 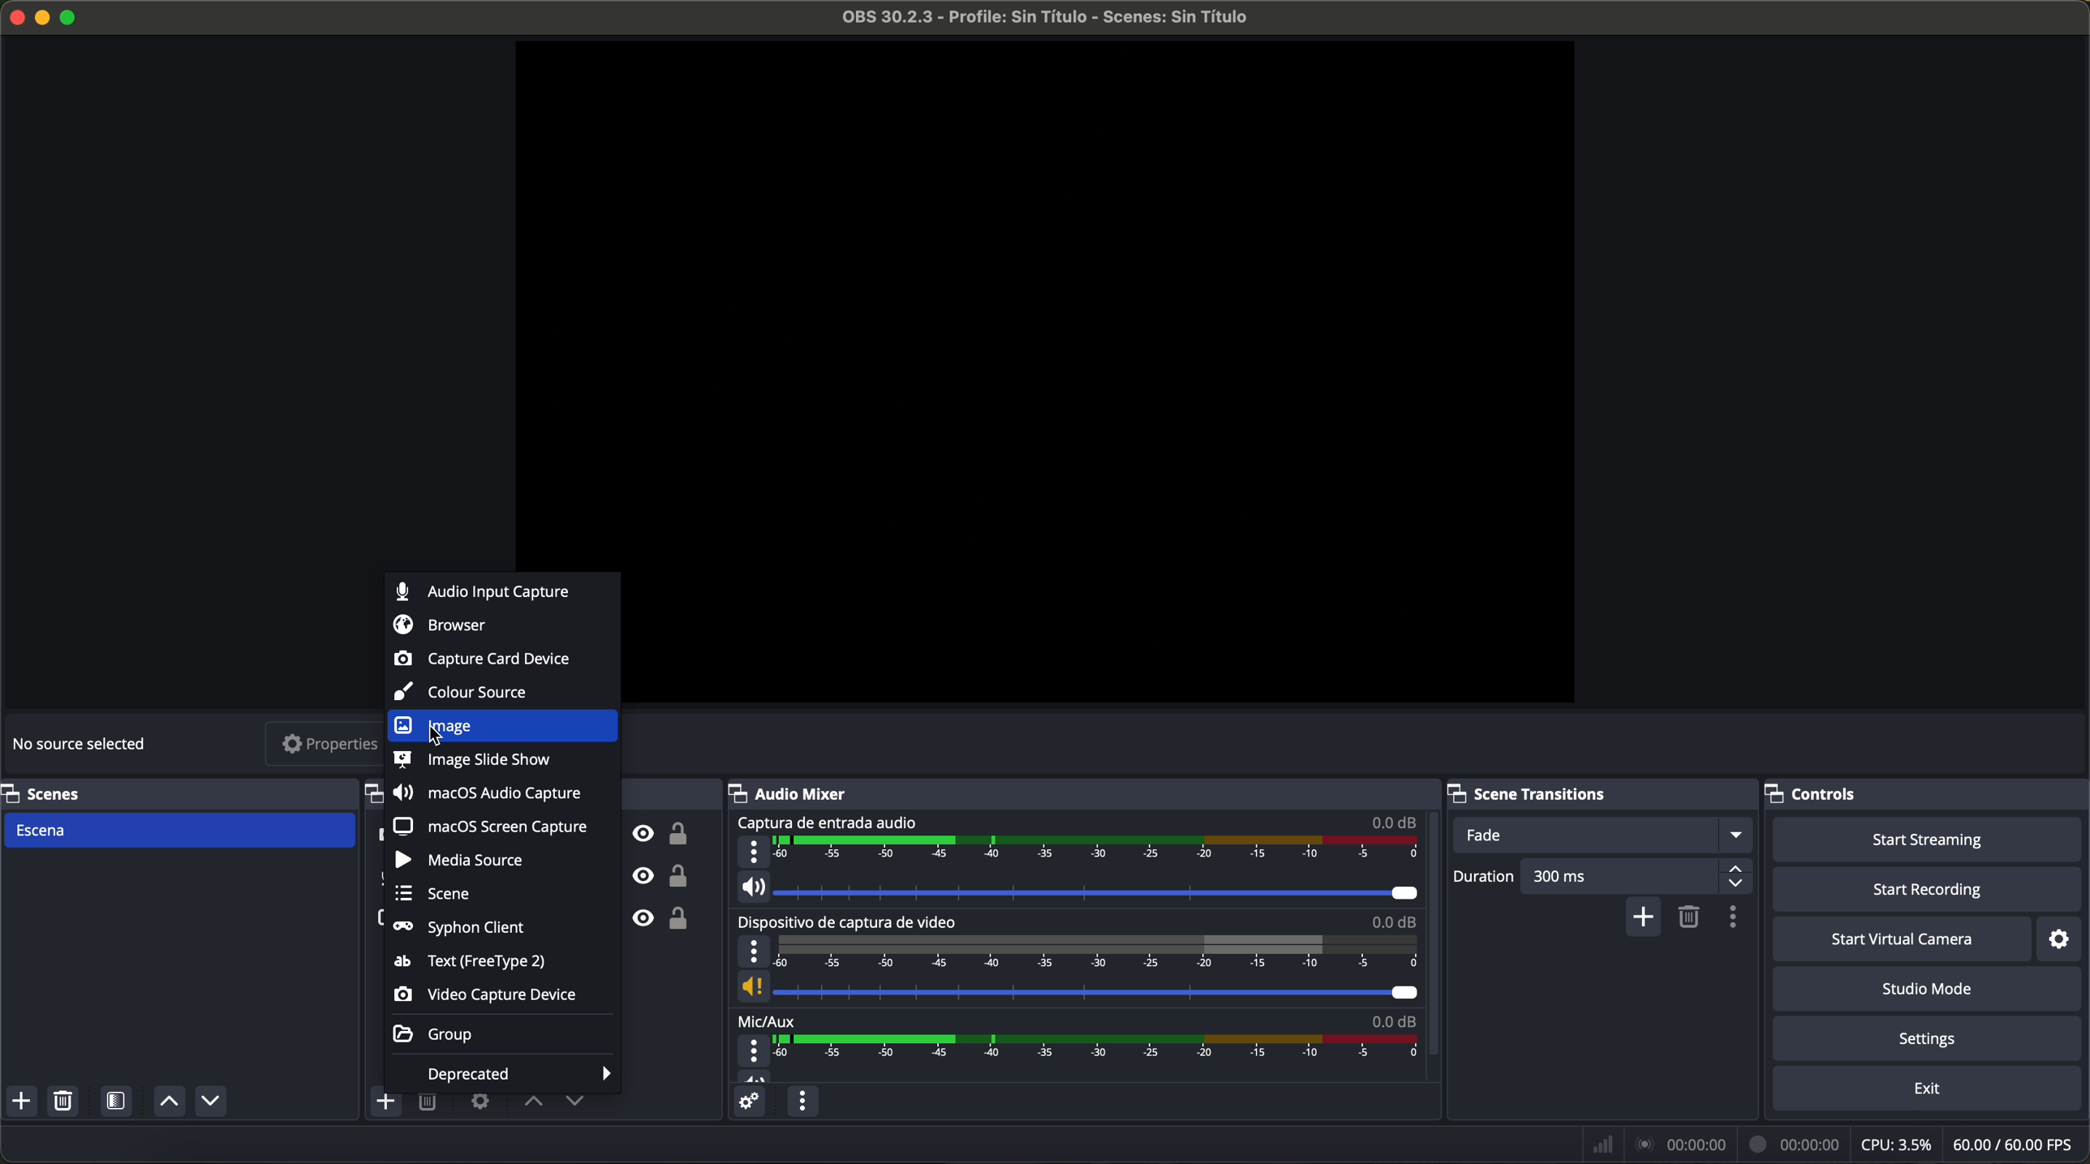 What do you see at coordinates (169, 1102) in the screenshot?
I see `move scene up` at bounding box center [169, 1102].